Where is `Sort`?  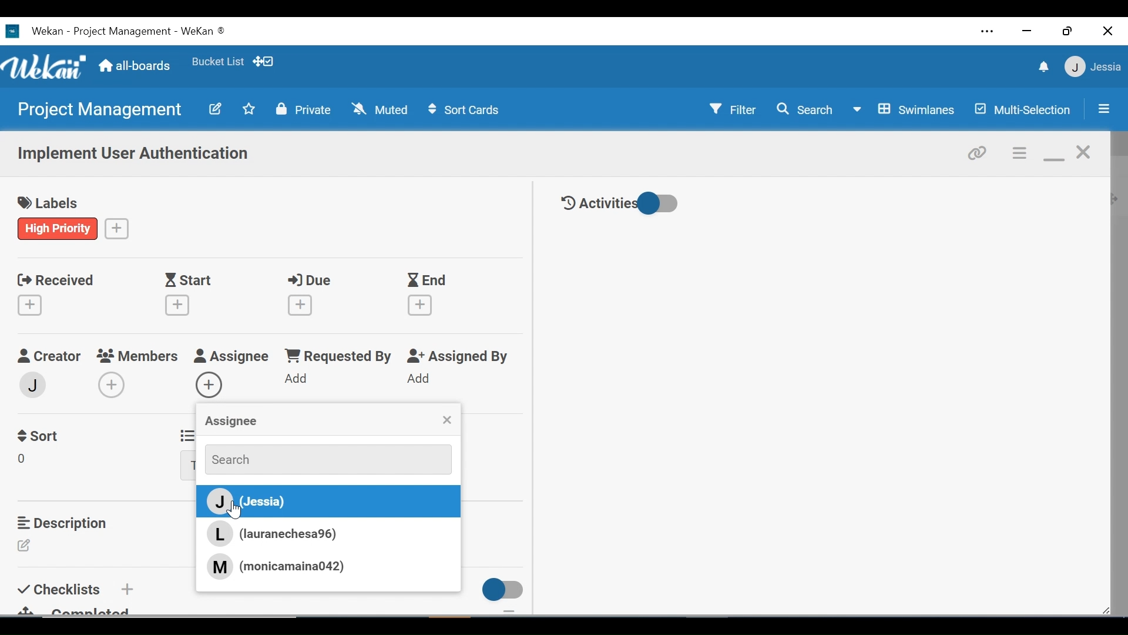
Sort is located at coordinates (41, 435).